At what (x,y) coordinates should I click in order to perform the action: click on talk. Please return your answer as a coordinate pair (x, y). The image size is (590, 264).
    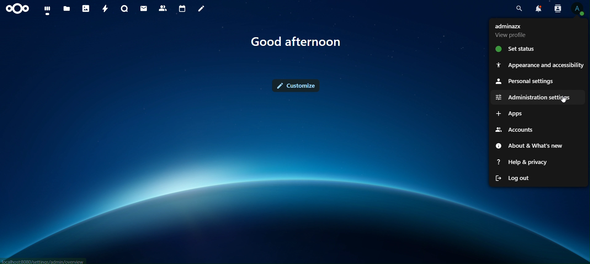
    Looking at the image, I should click on (124, 9).